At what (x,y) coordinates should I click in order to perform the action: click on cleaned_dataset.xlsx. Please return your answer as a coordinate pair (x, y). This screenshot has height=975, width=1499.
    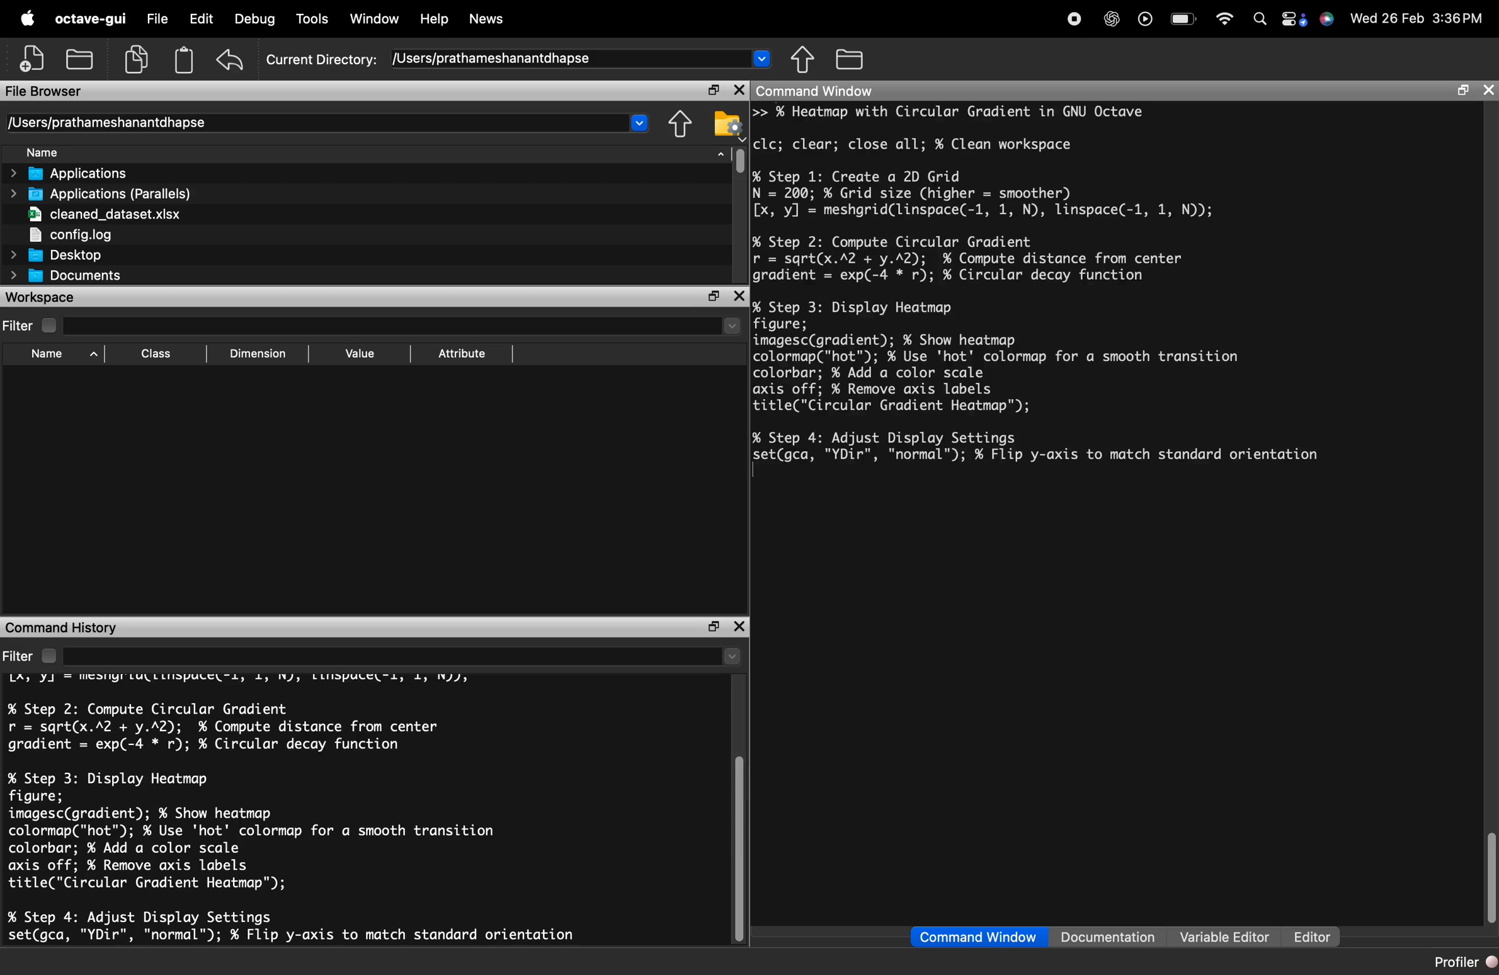
    Looking at the image, I should click on (103, 214).